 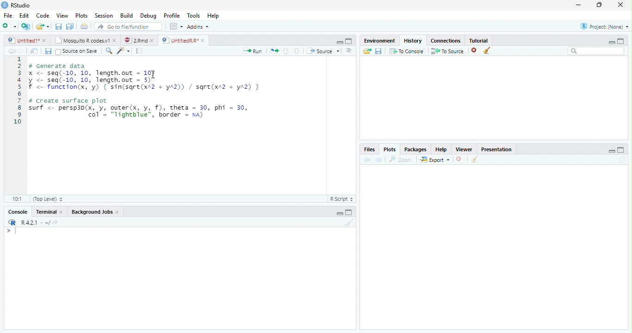 What do you see at coordinates (475, 51) in the screenshot?
I see `Remove the selected history entries` at bounding box center [475, 51].